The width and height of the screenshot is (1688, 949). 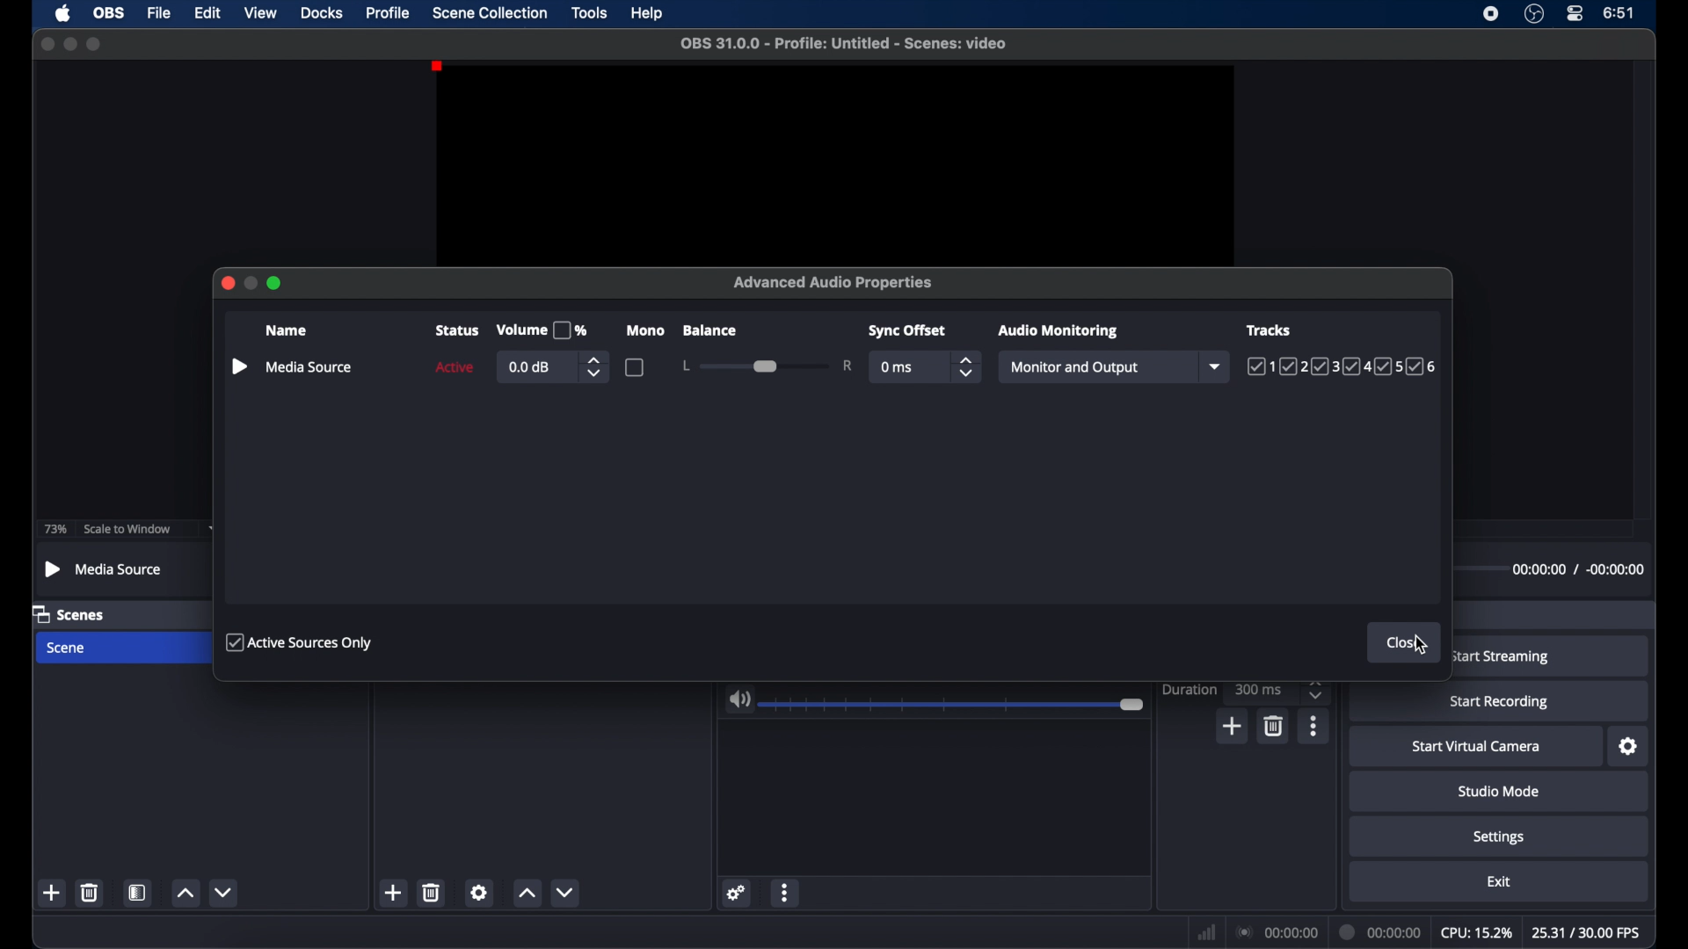 What do you see at coordinates (542, 330) in the screenshot?
I see `volume` at bounding box center [542, 330].